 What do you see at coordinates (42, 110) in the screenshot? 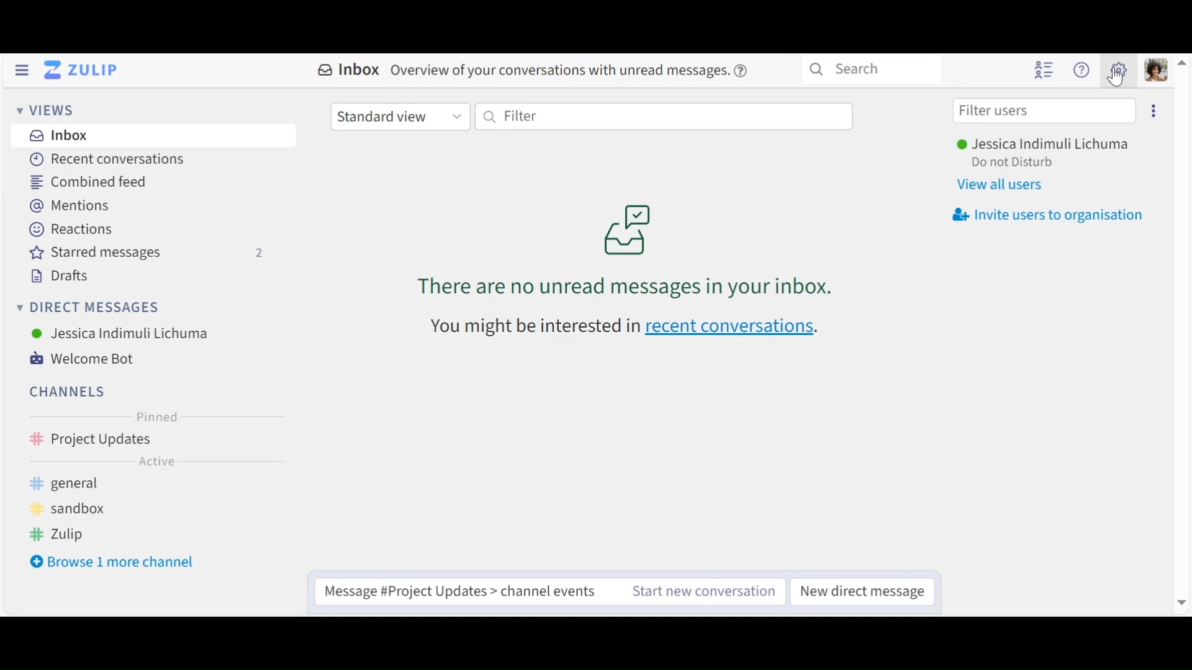
I see `Views` at bounding box center [42, 110].